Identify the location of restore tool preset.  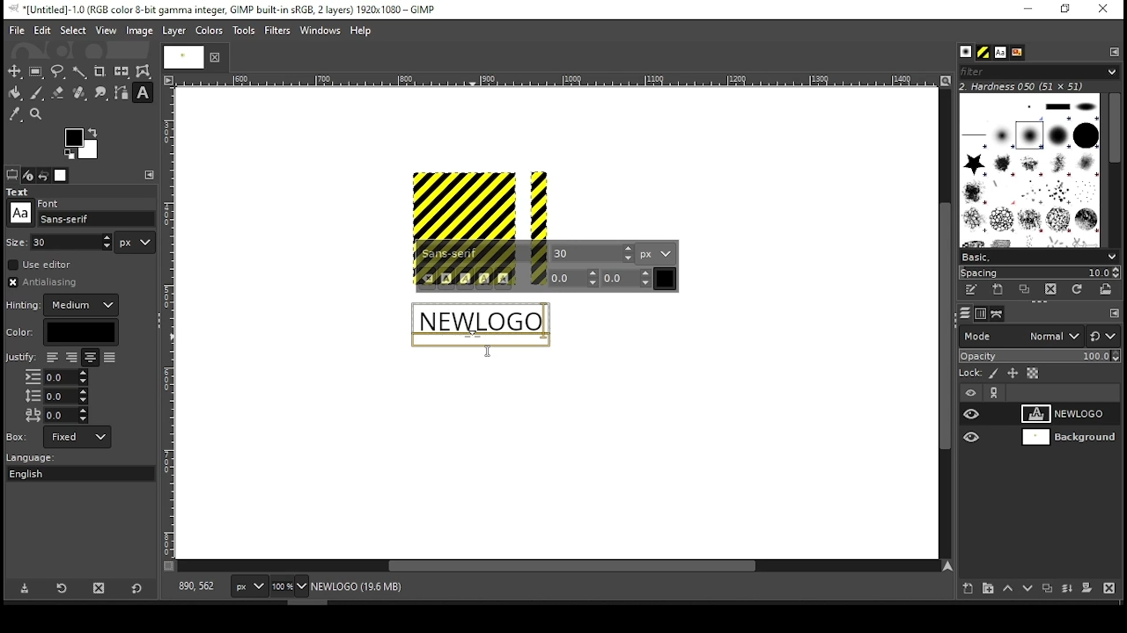
(63, 586).